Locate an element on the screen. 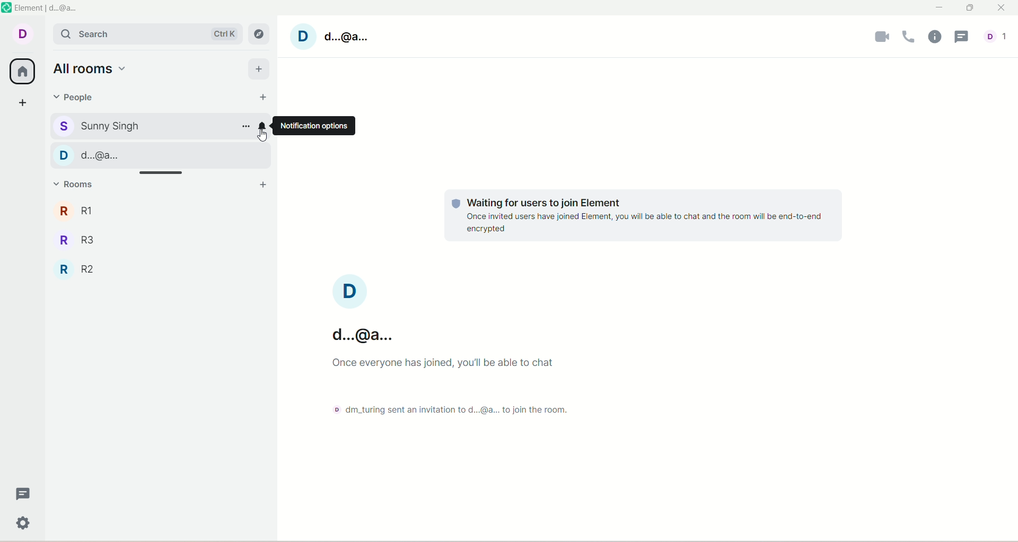 The height and width of the screenshot is (542, 1018). threads is located at coordinates (961, 37).